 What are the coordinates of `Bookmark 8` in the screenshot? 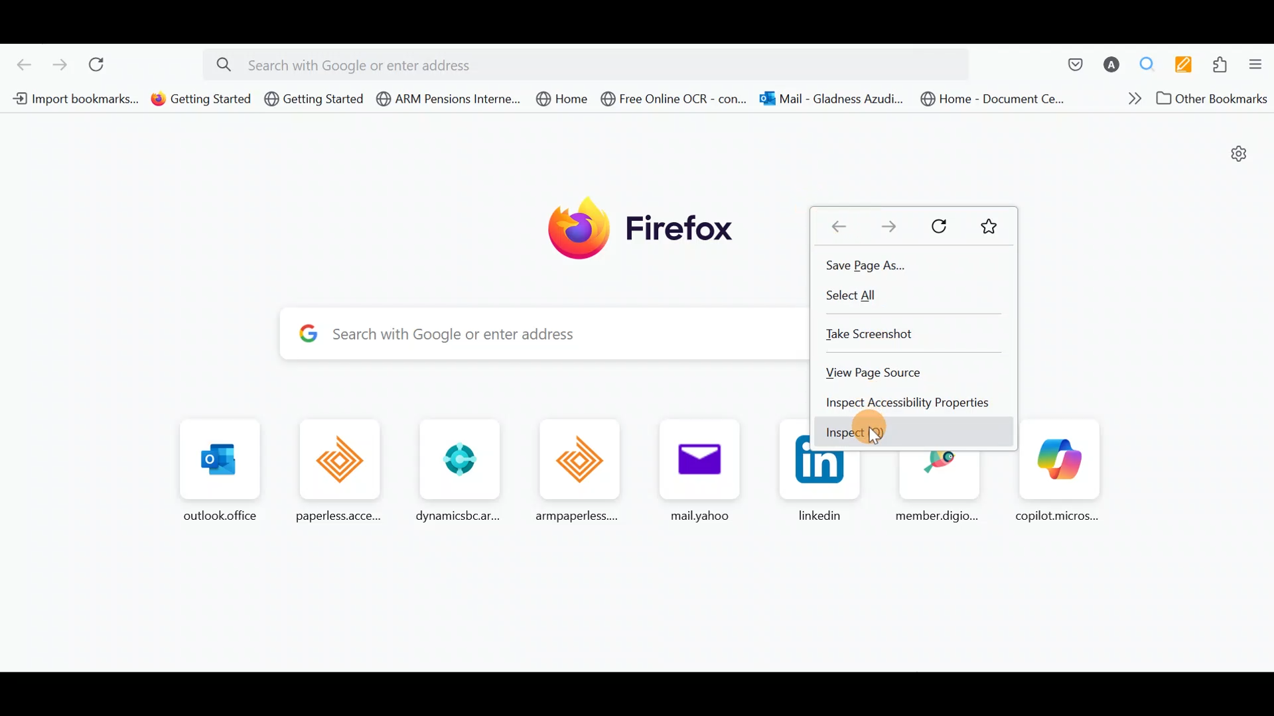 It's located at (990, 98).